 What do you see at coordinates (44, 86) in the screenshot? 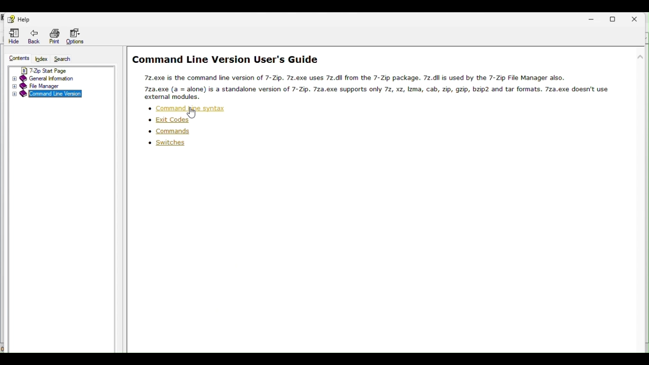
I see `File manager` at bounding box center [44, 86].